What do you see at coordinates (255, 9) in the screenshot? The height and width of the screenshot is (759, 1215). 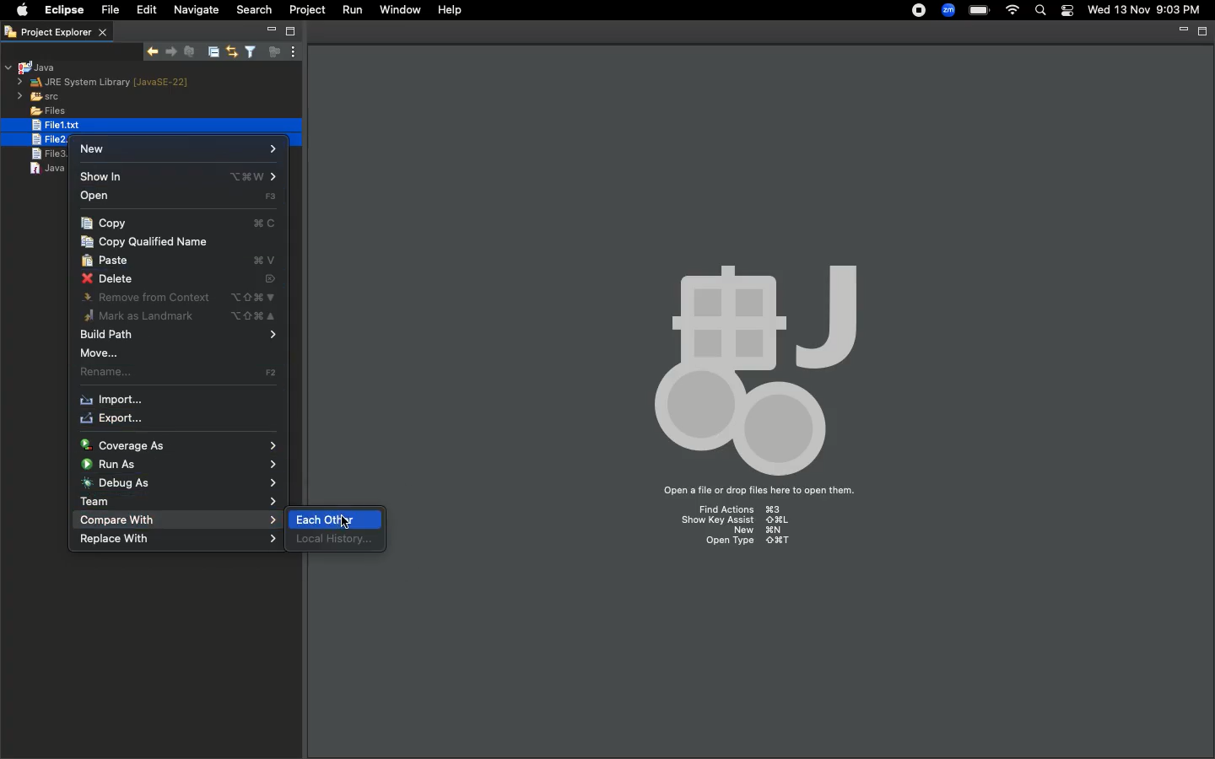 I see `Search` at bounding box center [255, 9].